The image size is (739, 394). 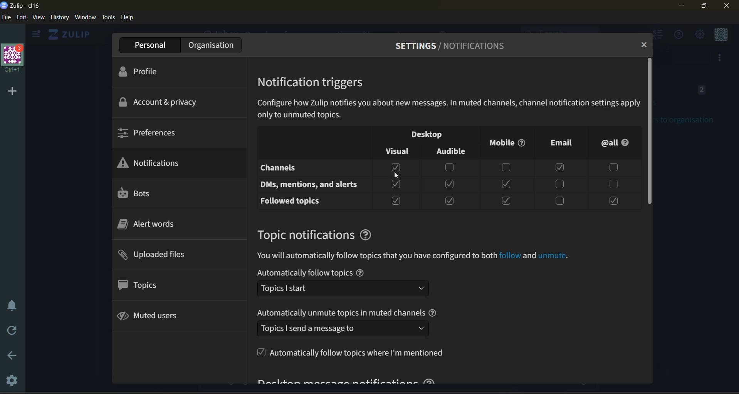 I want to click on checkbox, so click(x=396, y=201).